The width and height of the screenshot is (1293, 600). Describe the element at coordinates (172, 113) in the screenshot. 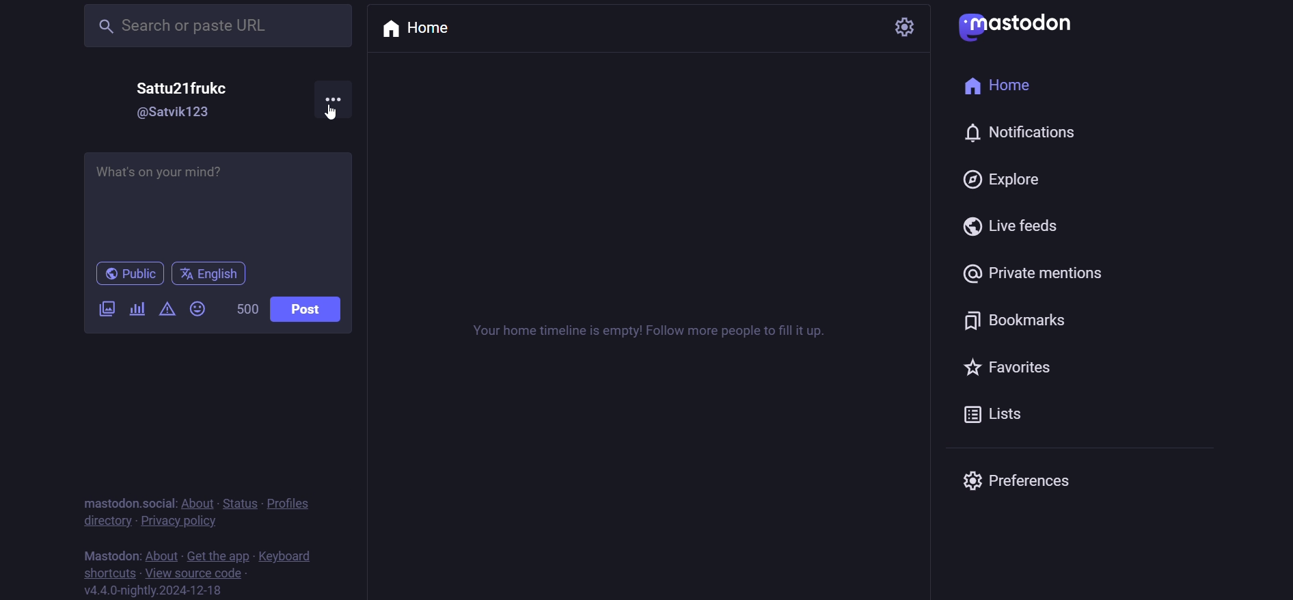

I see `id` at that location.